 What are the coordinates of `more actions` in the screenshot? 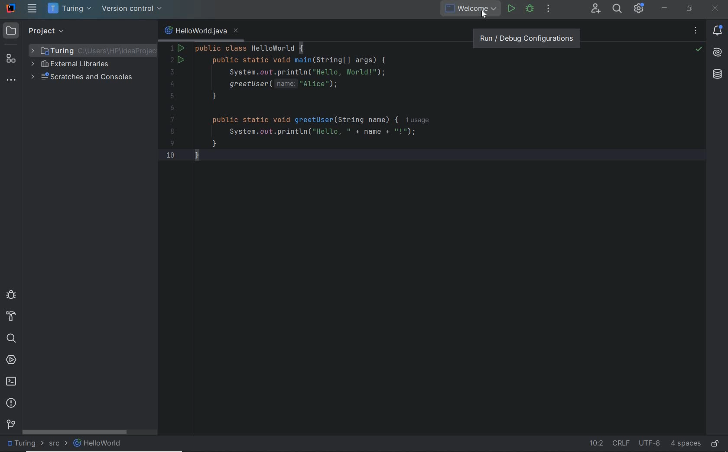 It's located at (548, 9).